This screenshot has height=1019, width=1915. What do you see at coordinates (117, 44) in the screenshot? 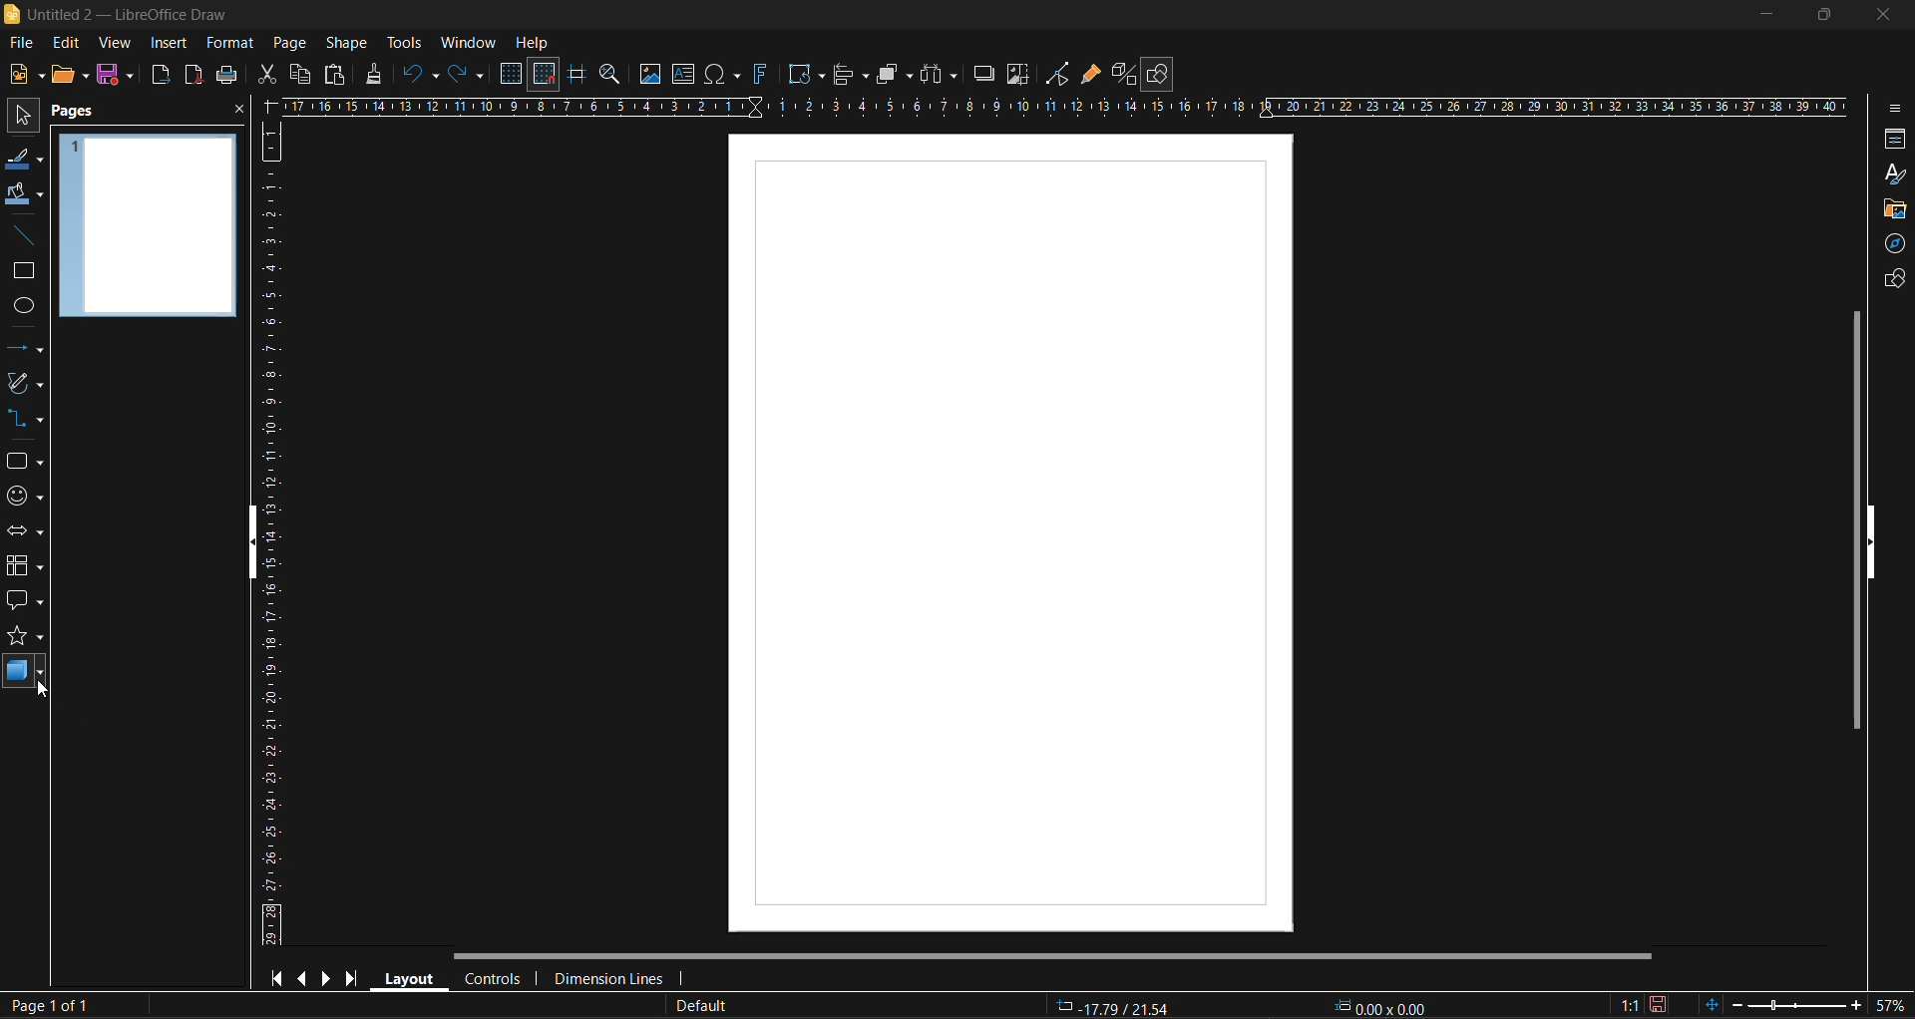
I see `view` at bounding box center [117, 44].